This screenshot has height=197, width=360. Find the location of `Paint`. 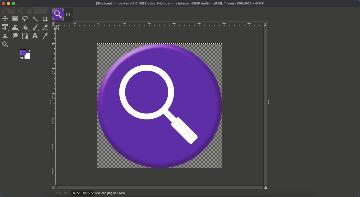

Paint is located at coordinates (35, 28).